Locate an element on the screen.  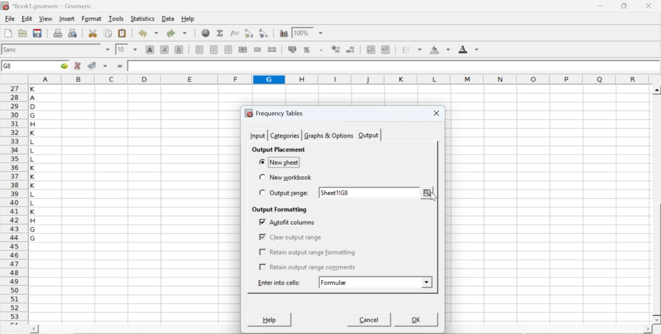
redo is located at coordinates (177, 33).